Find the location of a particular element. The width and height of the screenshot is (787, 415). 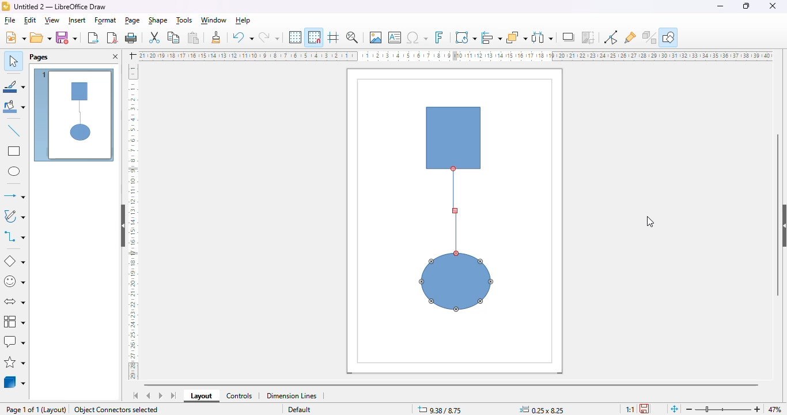

fill color is located at coordinates (14, 108).